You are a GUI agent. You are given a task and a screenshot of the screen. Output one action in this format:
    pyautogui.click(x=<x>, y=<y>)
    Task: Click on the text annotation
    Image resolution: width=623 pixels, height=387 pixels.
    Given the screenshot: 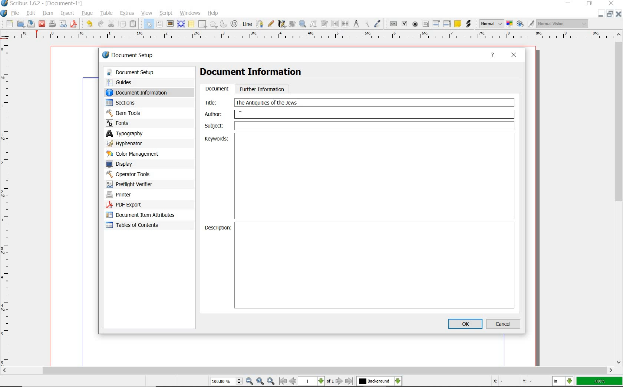 What is the action you would take?
    pyautogui.click(x=457, y=24)
    